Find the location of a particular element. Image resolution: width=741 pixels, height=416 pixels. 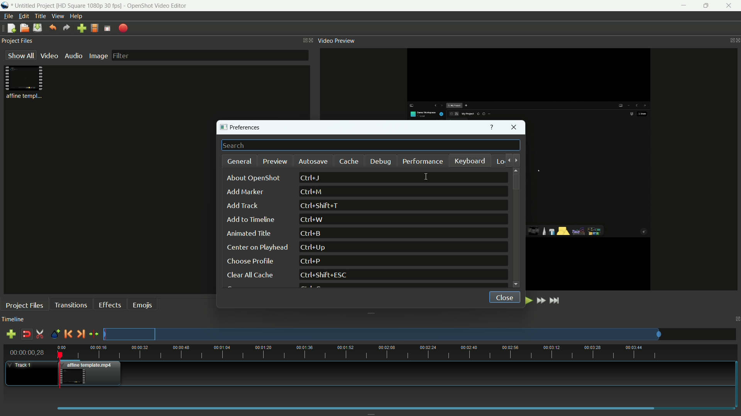

minimize is located at coordinates (682, 6).